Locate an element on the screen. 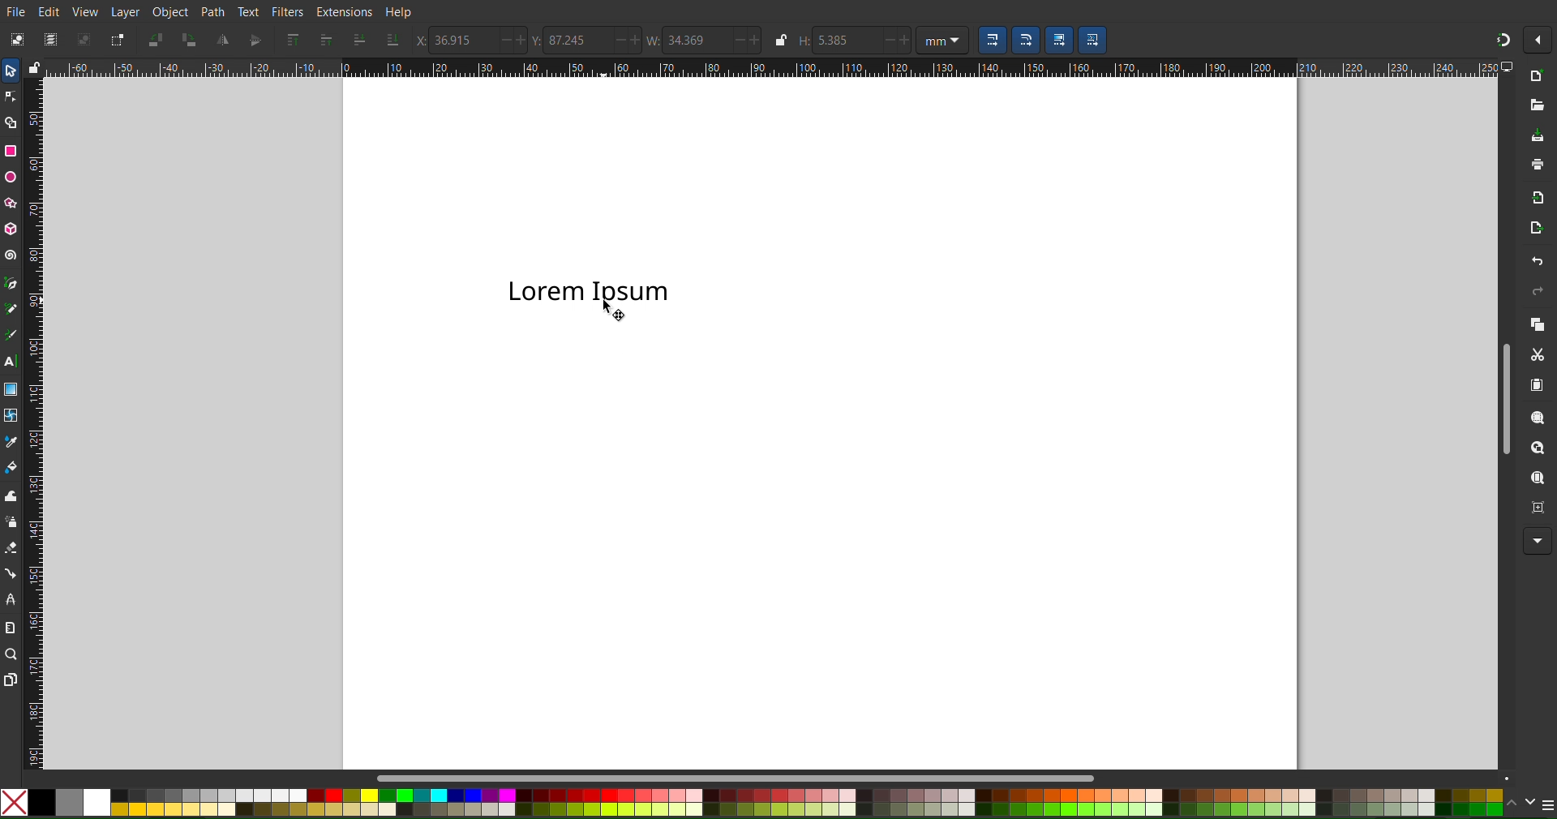 The width and height of the screenshot is (1557, 819). Eraser Tool is located at coordinates (11, 547).